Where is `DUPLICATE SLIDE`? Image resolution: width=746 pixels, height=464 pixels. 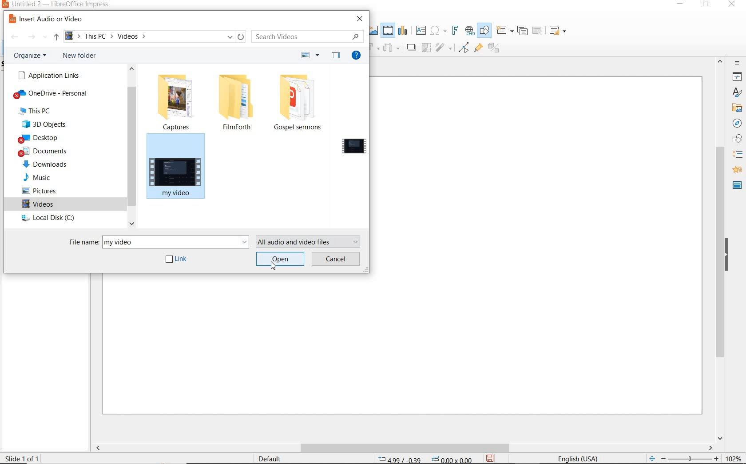
DUPLICATE SLIDE is located at coordinates (523, 32).